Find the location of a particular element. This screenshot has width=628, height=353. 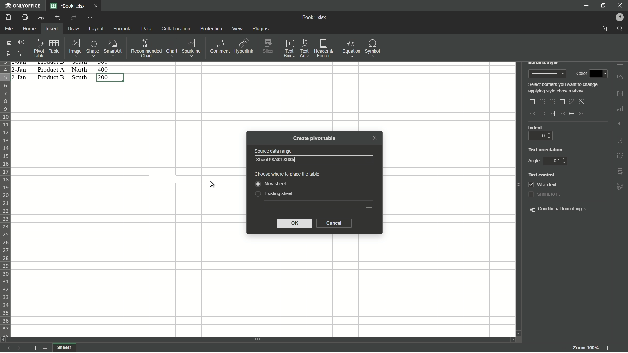

view is located at coordinates (238, 29).